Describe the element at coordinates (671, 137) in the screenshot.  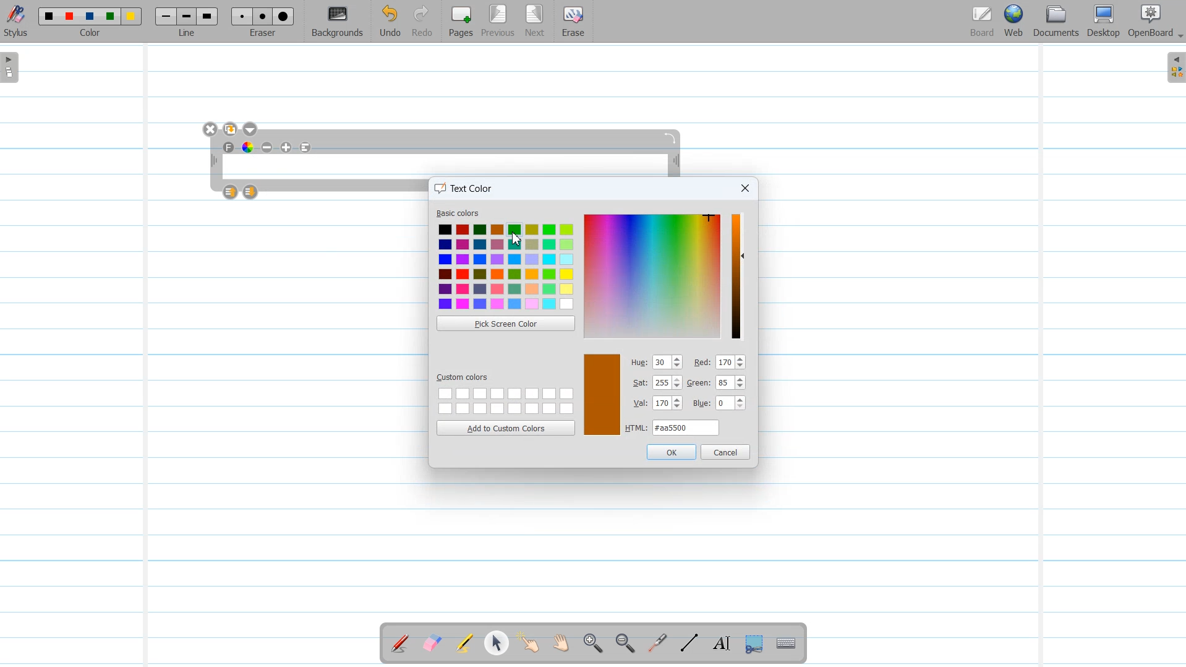
I see `Rotate Text window` at that location.